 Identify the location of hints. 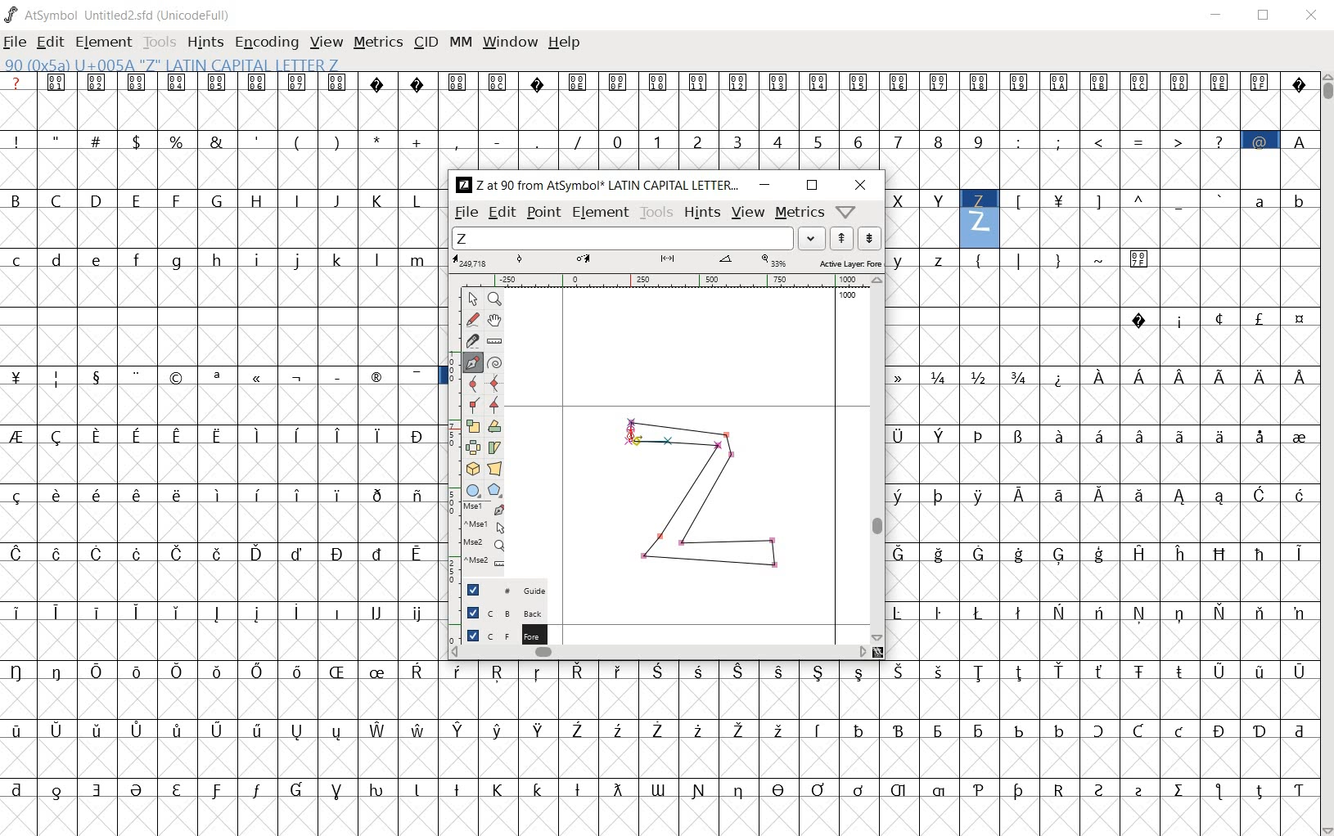
(701, 213).